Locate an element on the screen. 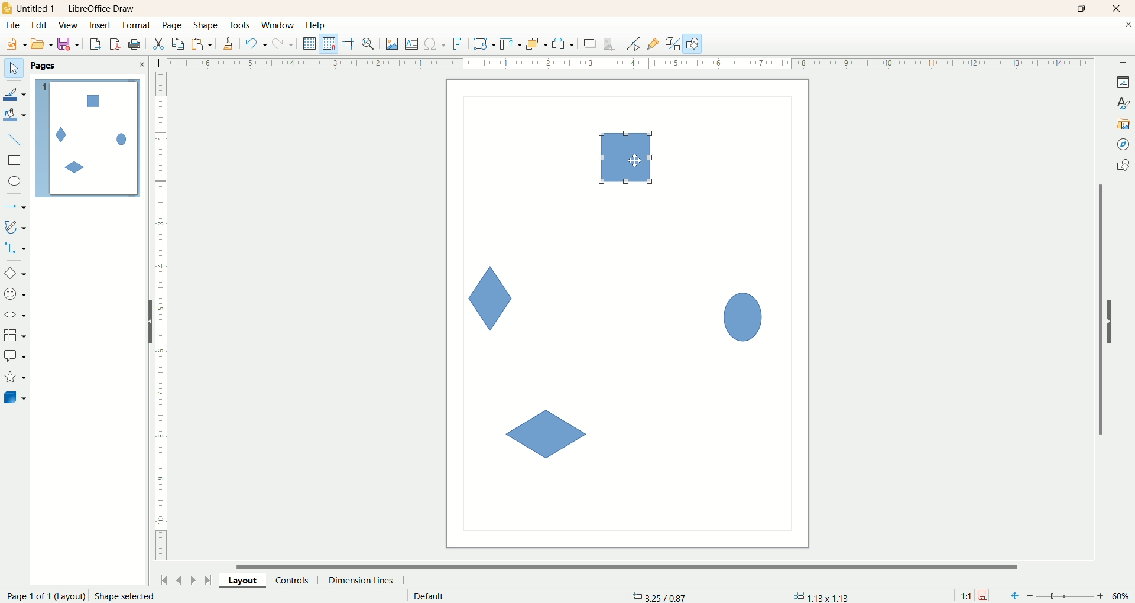 The image size is (1135, 603). rectangle is located at coordinates (16, 161).